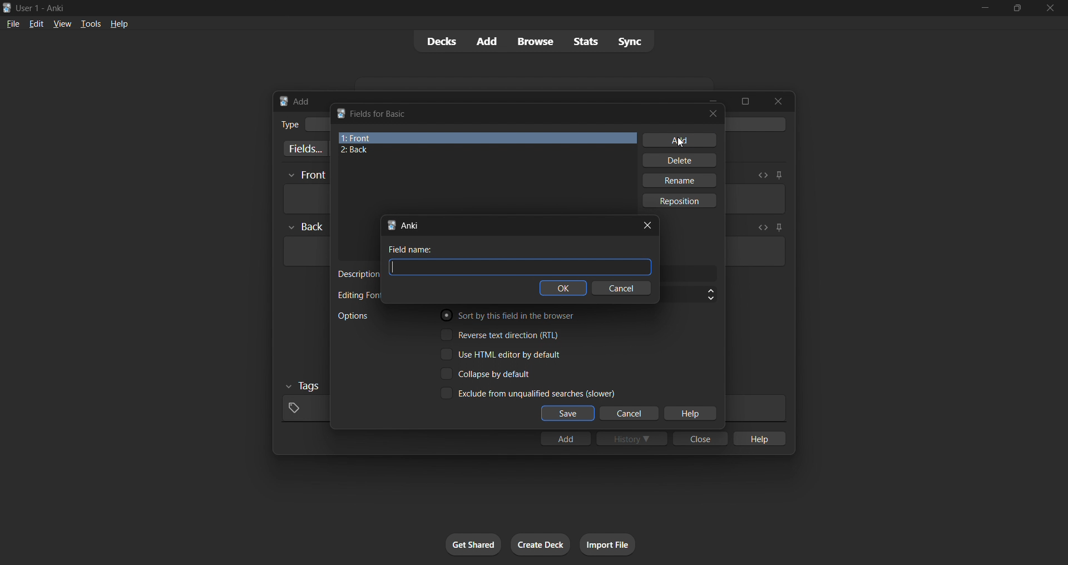  What do you see at coordinates (758, 438) in the screenshot?
I see `help` at bounding box center [758, 438].